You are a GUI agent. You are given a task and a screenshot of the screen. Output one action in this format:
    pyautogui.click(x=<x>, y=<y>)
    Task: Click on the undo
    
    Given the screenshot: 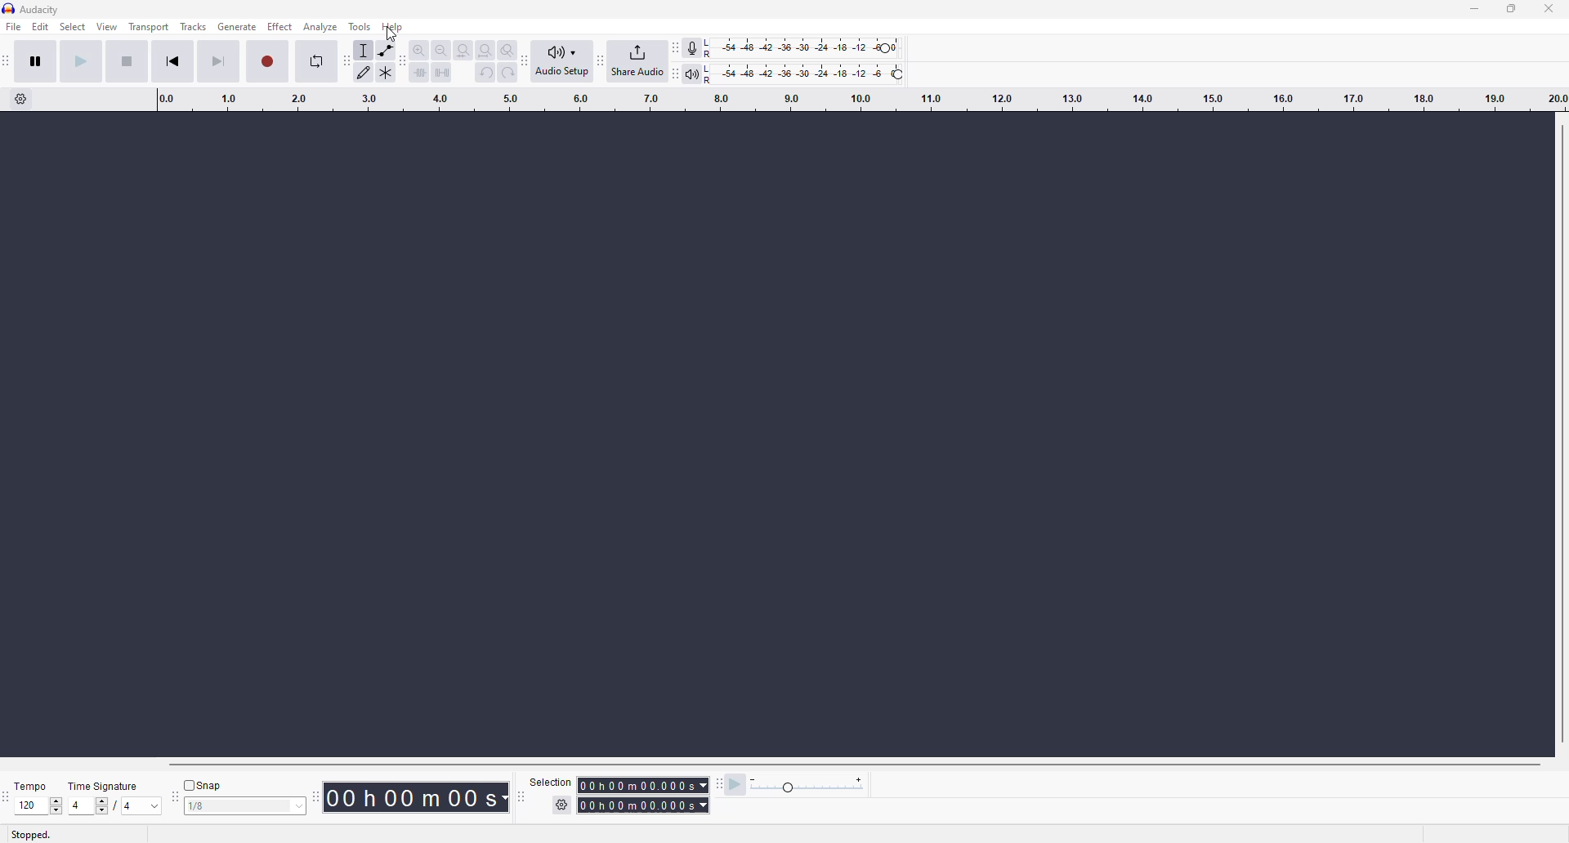 What is the action you would take?
    pyautogui.click(x=488, y=74)
    